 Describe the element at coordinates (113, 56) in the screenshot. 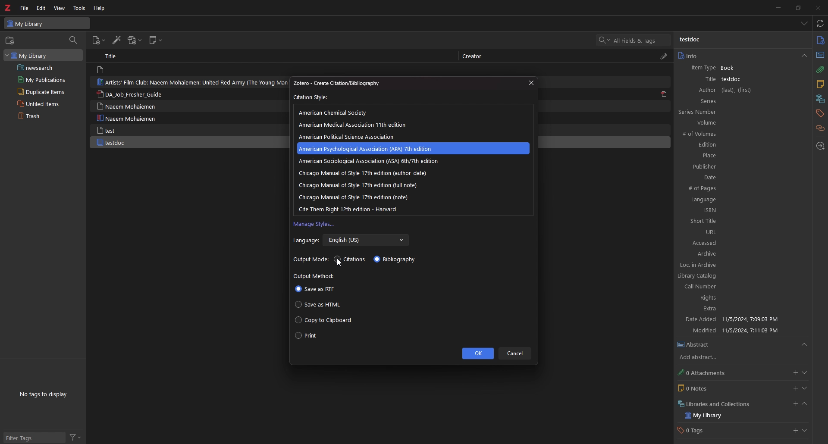

I see `Title` at that location.